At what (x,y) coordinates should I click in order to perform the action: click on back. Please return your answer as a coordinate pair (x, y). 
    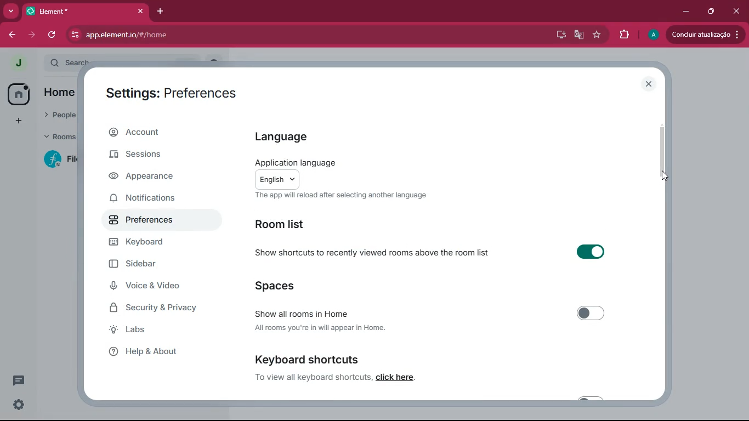
    Looking at the image, I should click on (12, 35).